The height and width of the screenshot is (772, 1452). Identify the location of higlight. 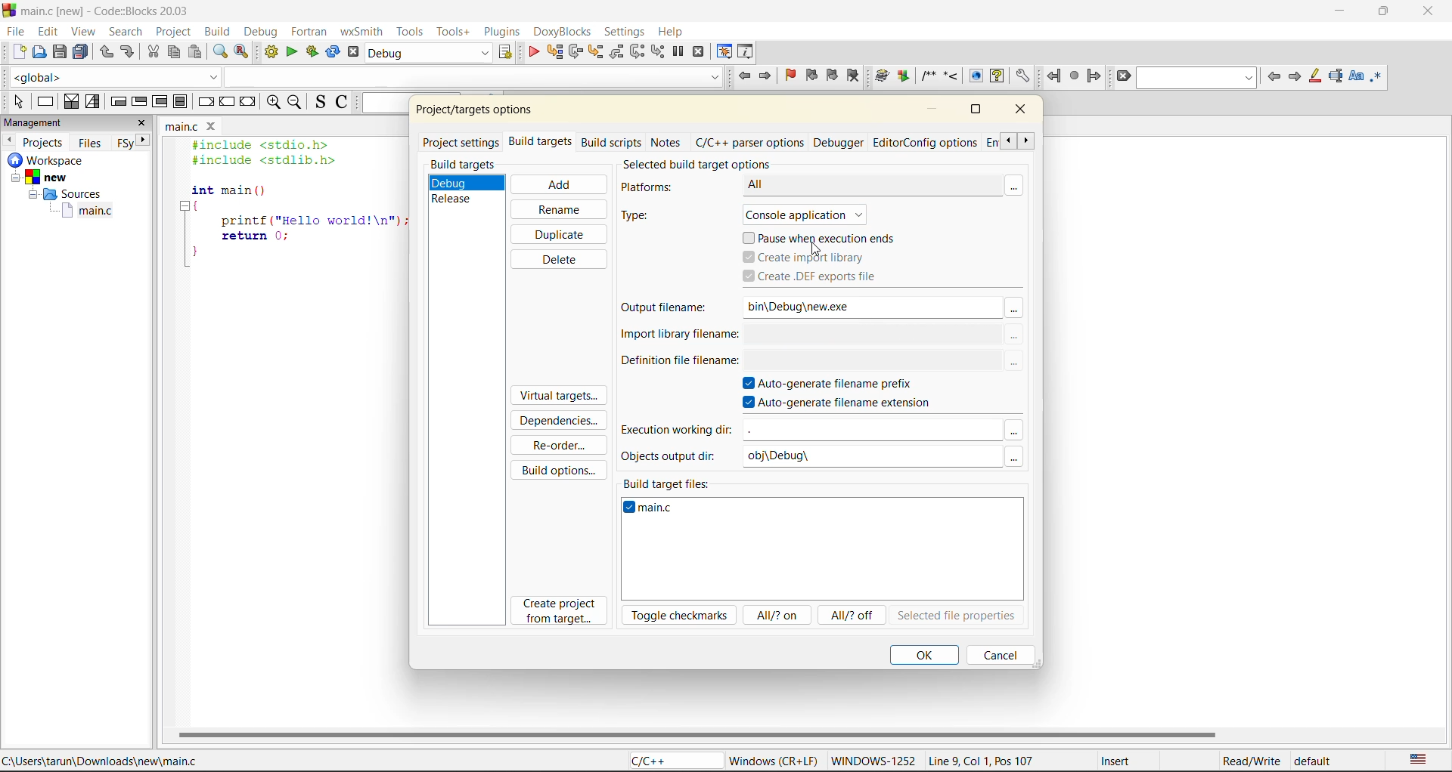
(1316, 76).